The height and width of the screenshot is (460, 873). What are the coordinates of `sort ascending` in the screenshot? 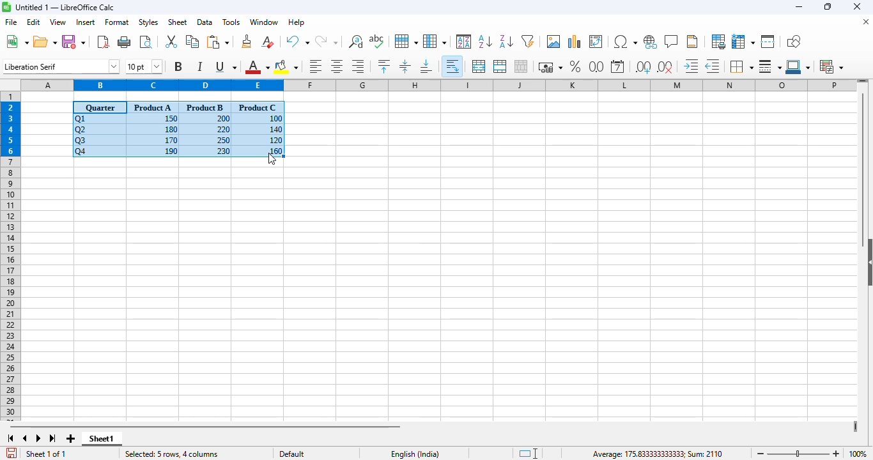 It's located at (486, 42).